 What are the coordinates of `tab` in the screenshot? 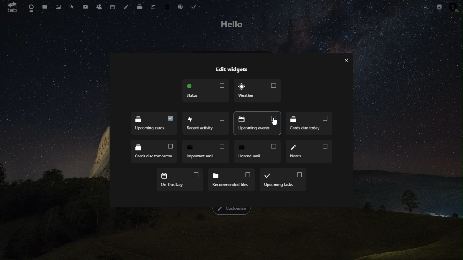 It's located at (11, 7).